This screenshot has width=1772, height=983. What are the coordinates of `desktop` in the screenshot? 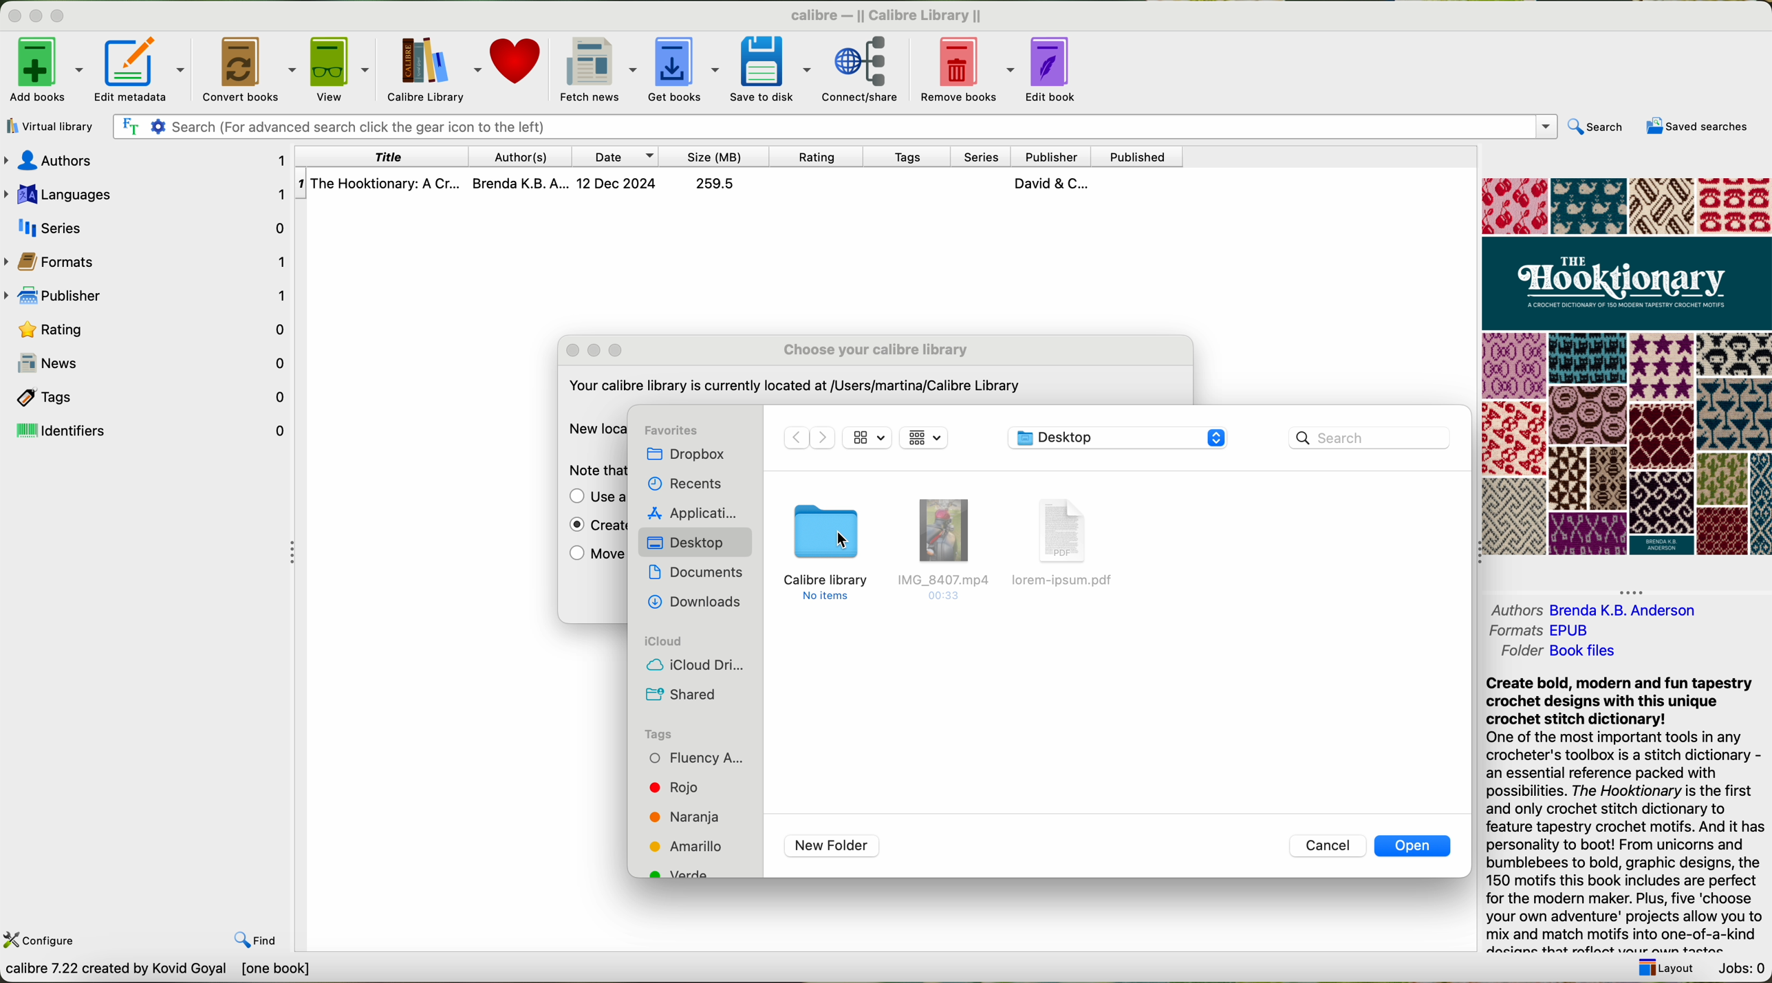 It's located at (1123, 438).